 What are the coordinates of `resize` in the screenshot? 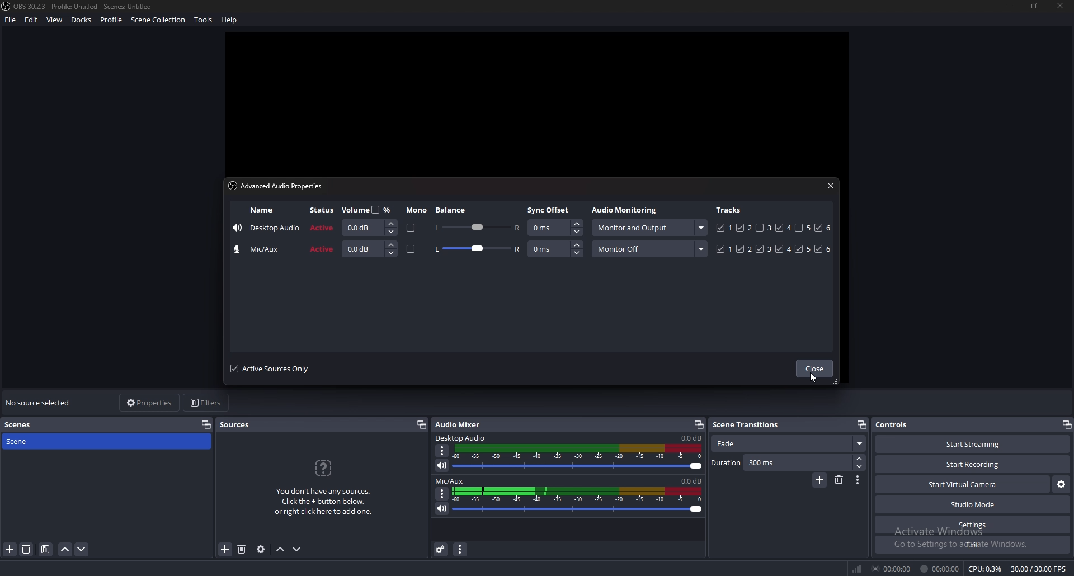 It's located at (1037, 7).